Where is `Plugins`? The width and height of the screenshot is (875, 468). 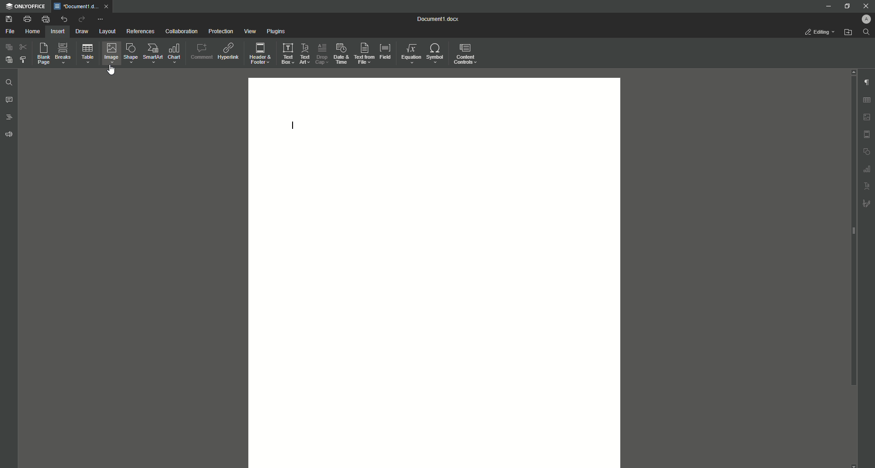 Plugins is located at coordinates (277, 32).